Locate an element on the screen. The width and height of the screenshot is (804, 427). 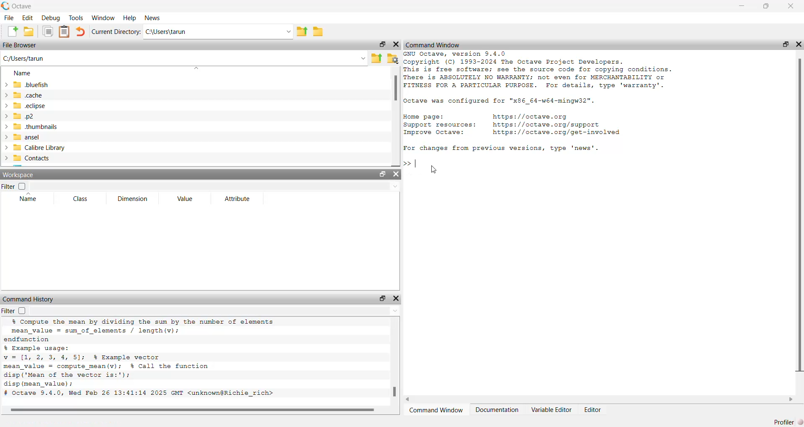
add folder is located at coordinates (29, 31).